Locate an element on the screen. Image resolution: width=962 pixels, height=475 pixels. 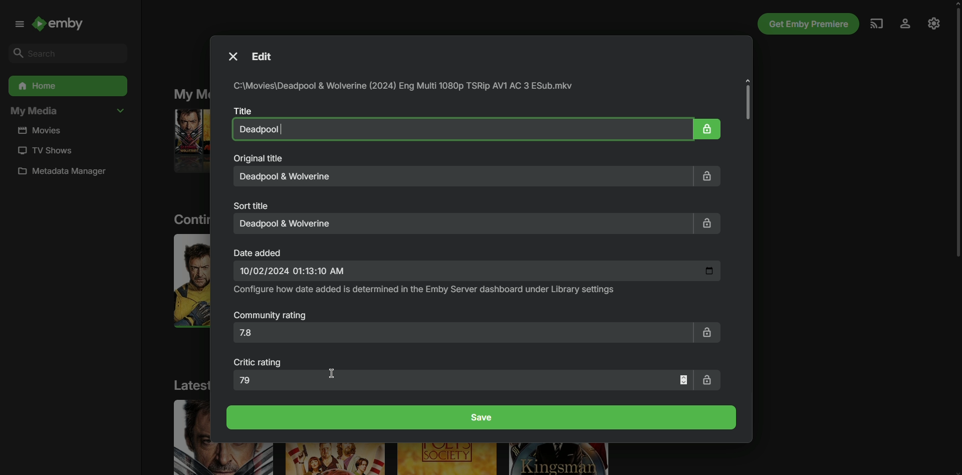
Edit is located at coordinates (268, 57).